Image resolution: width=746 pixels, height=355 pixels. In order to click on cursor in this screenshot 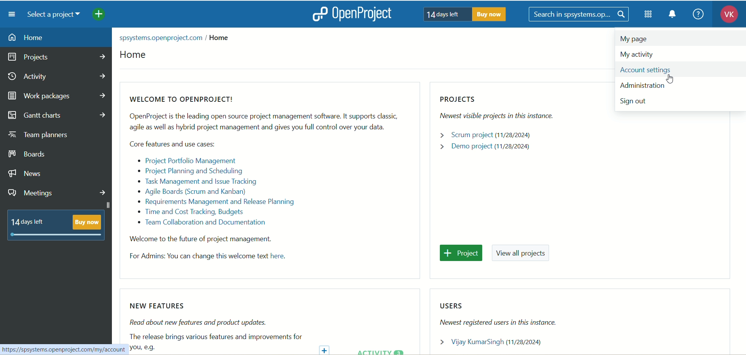, I will do `click(673, 79)`.